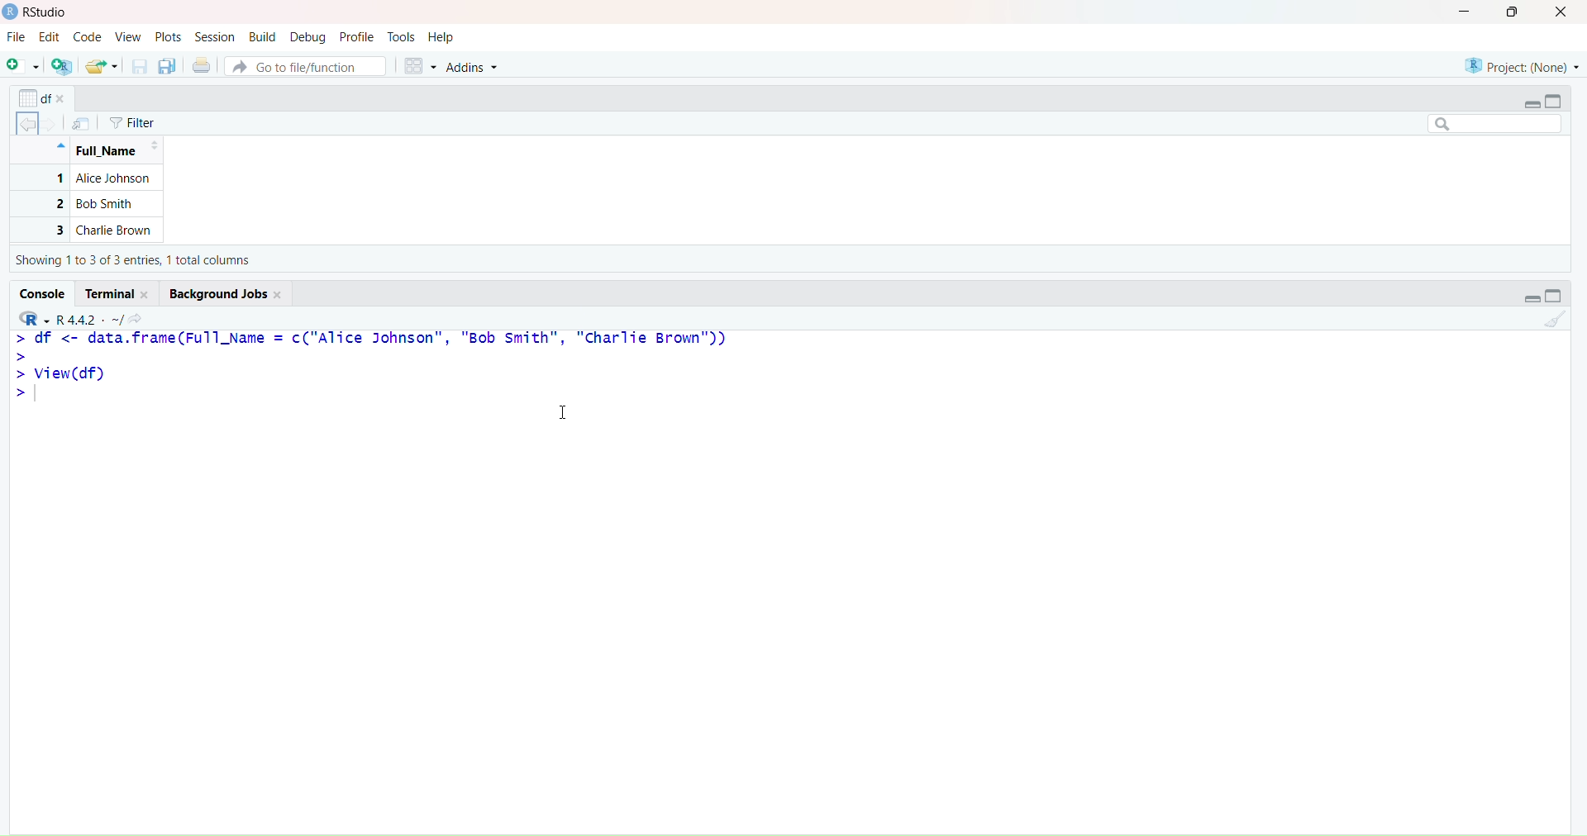 The image size is (1587, 836). I want to click on Edit, so click(49, 36).